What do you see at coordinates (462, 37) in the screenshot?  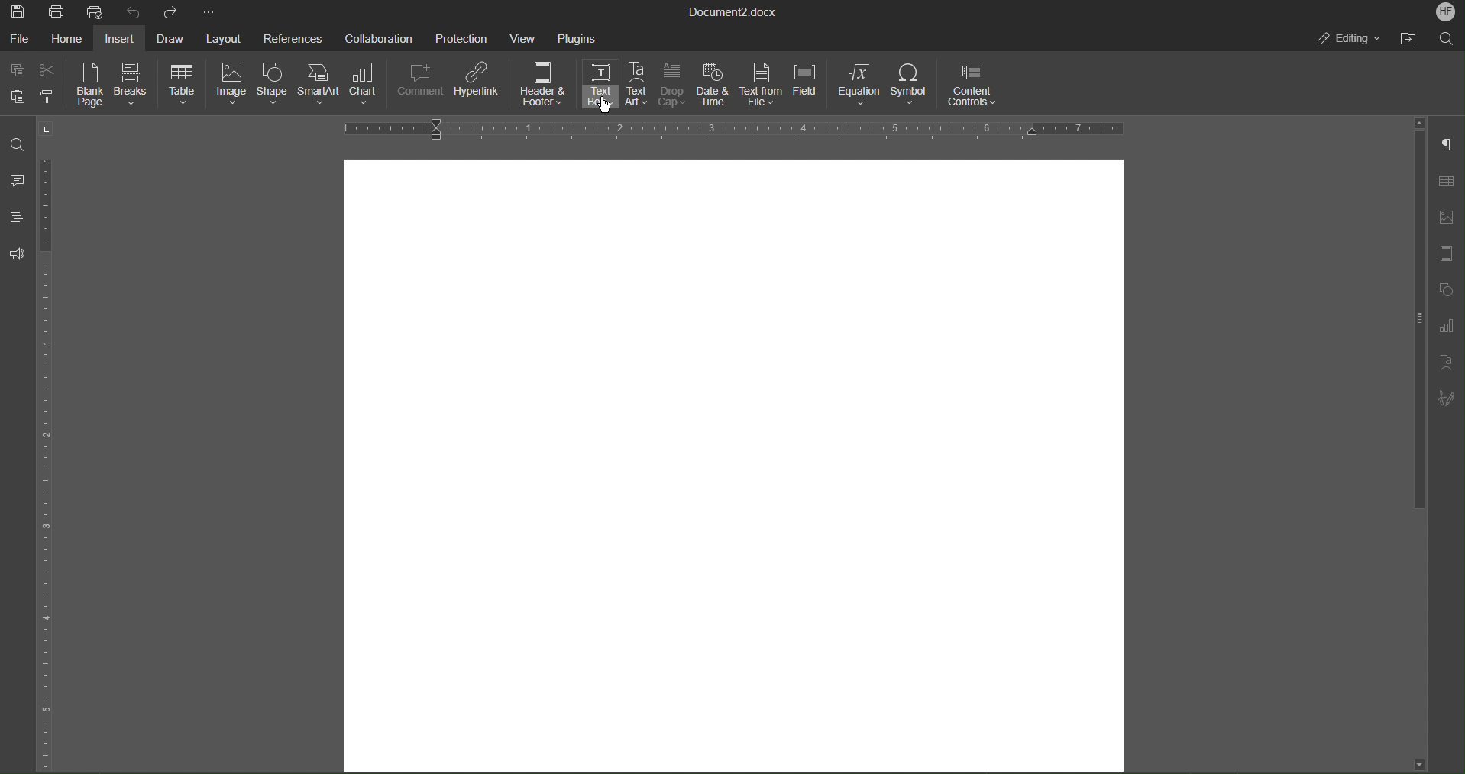 I see `Protection` at bounding box center [462, 37].